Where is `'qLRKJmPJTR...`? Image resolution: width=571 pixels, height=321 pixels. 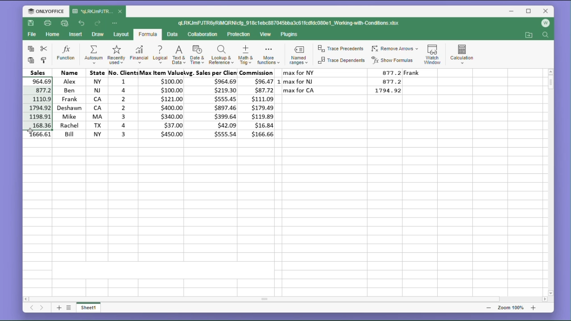 'qLRKJmPJTR... is located at coordinates (93, 11).